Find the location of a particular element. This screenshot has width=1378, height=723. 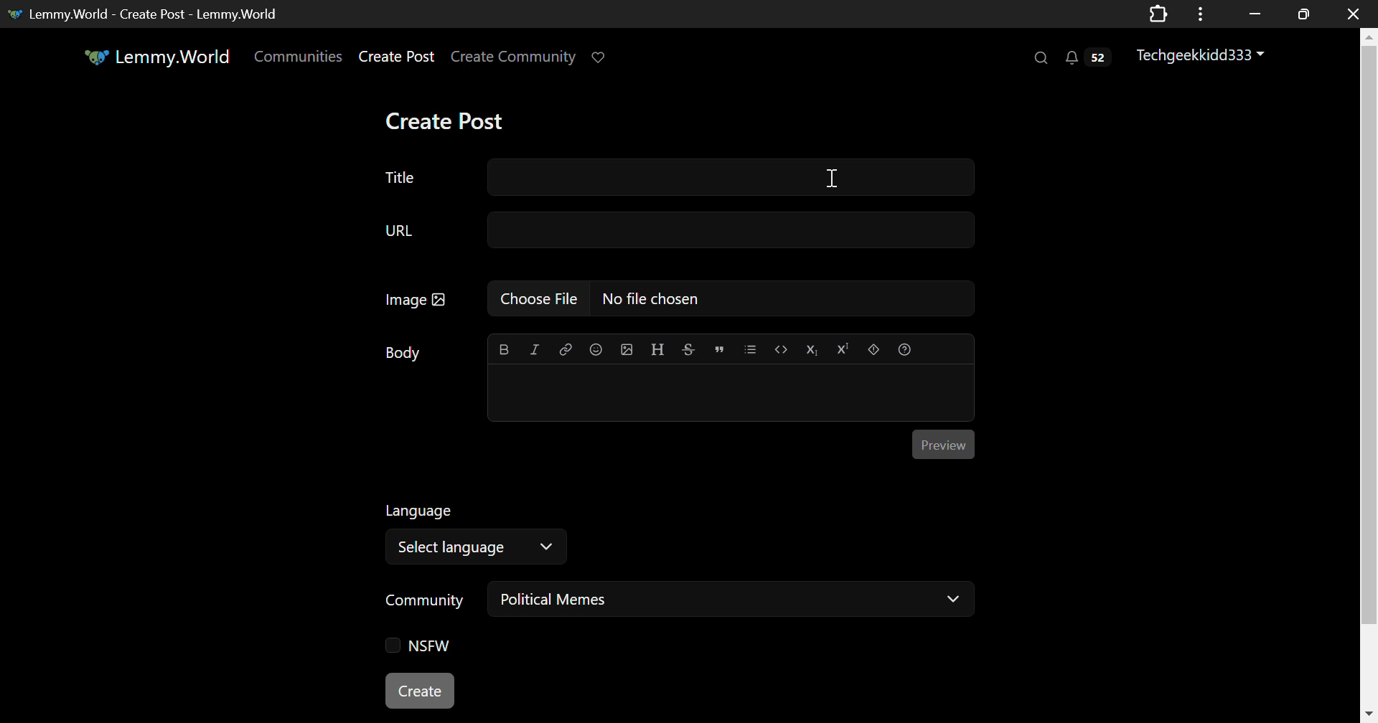

Minimize Window is located at coordinates (1301, 14).